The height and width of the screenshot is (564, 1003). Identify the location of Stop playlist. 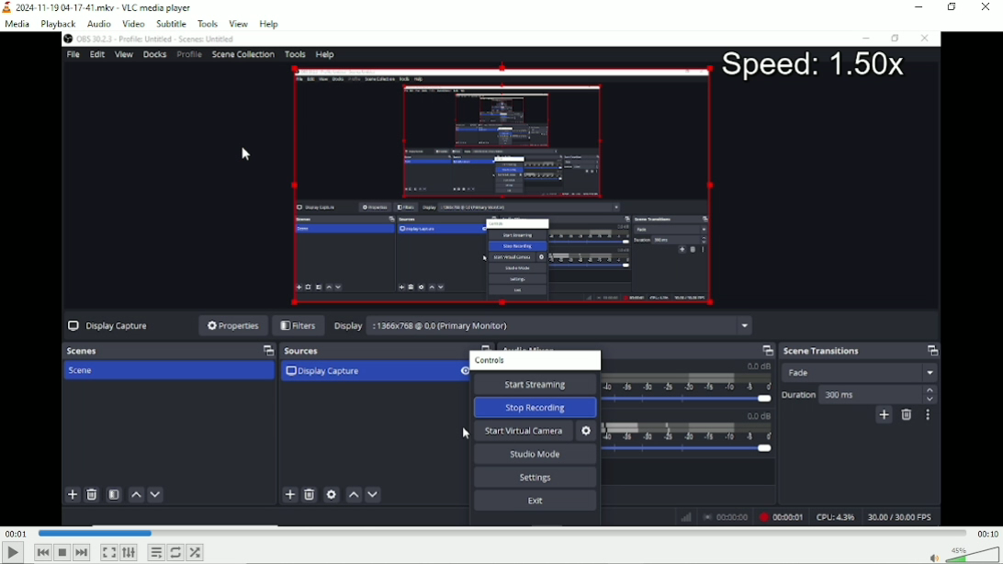
(62, 552).